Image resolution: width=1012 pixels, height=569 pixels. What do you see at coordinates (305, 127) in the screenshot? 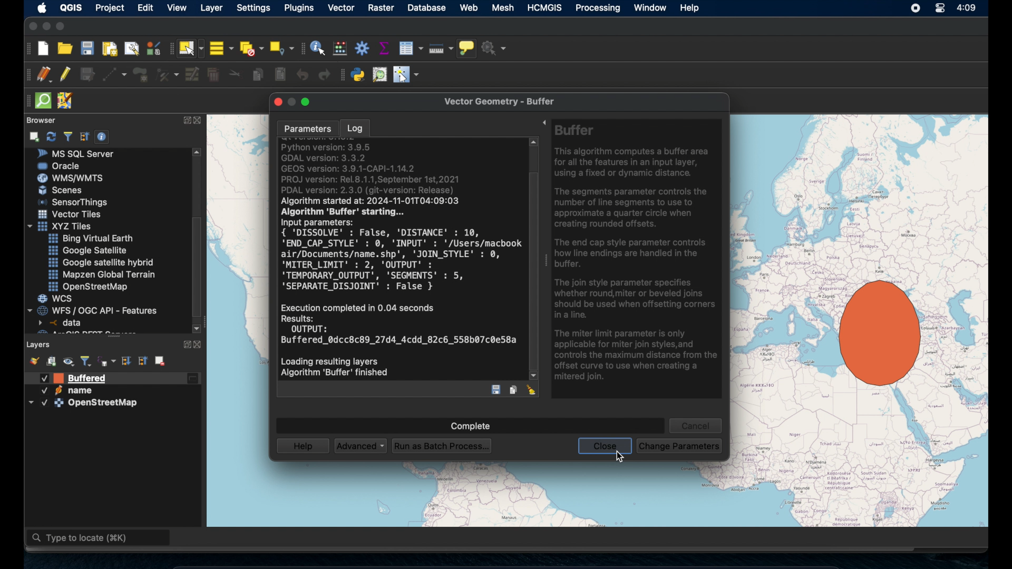
I see `parameters` at bounding box center [305, 127].